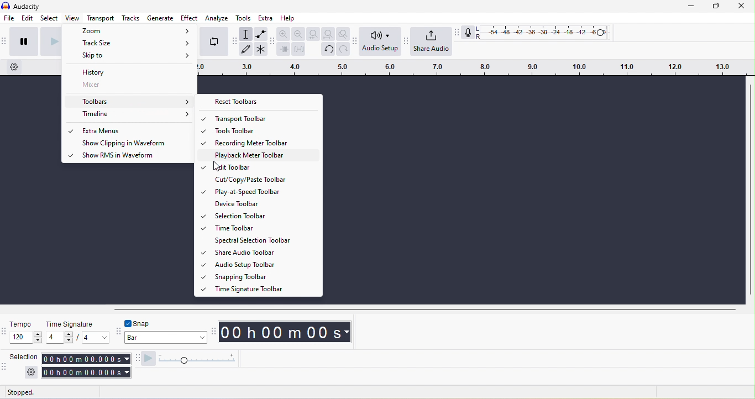  What do you see at coordinates (298, 49) in the screenshot?
I see `silence audio selection` at bounding box center [298, 49].